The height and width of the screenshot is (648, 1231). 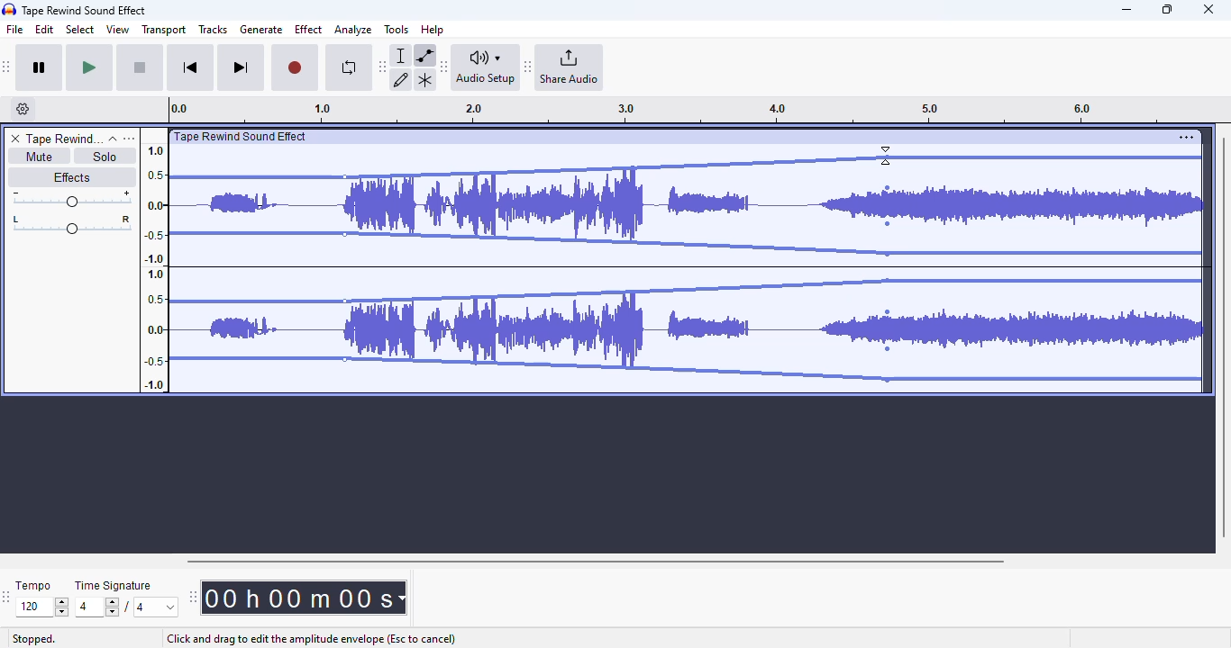 I want to click on Control point, so click(x=344, y=234).